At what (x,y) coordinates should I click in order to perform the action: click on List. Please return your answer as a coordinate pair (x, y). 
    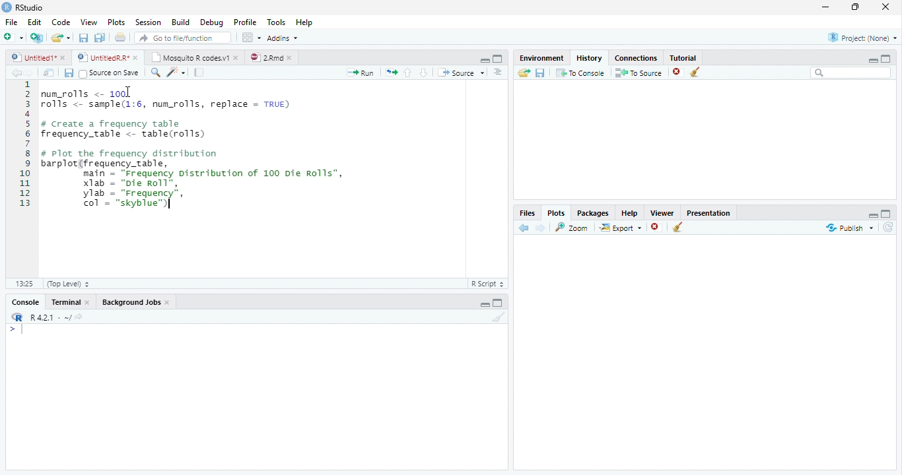
    Looking at the image, I should click on (499, 73).